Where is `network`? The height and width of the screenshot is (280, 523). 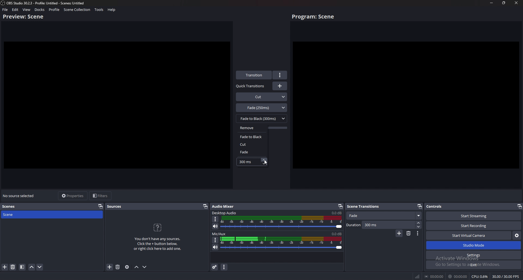
network is located at coordinates (416, 276).